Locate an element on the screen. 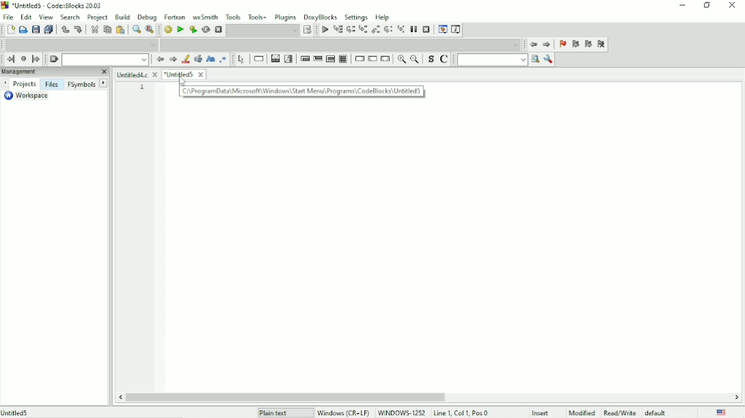 This screenshot has width=745, height=418. Next is located at coordinates (172, 59).